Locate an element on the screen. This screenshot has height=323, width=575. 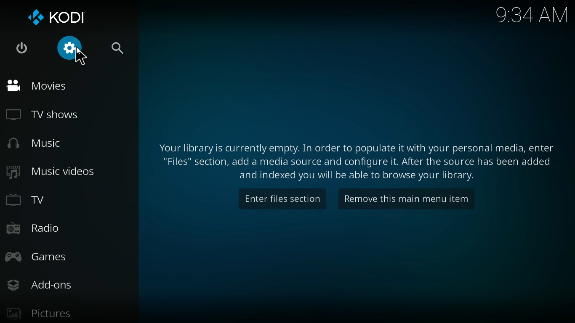
remove this main menu item is located at coordinates (408, 199).